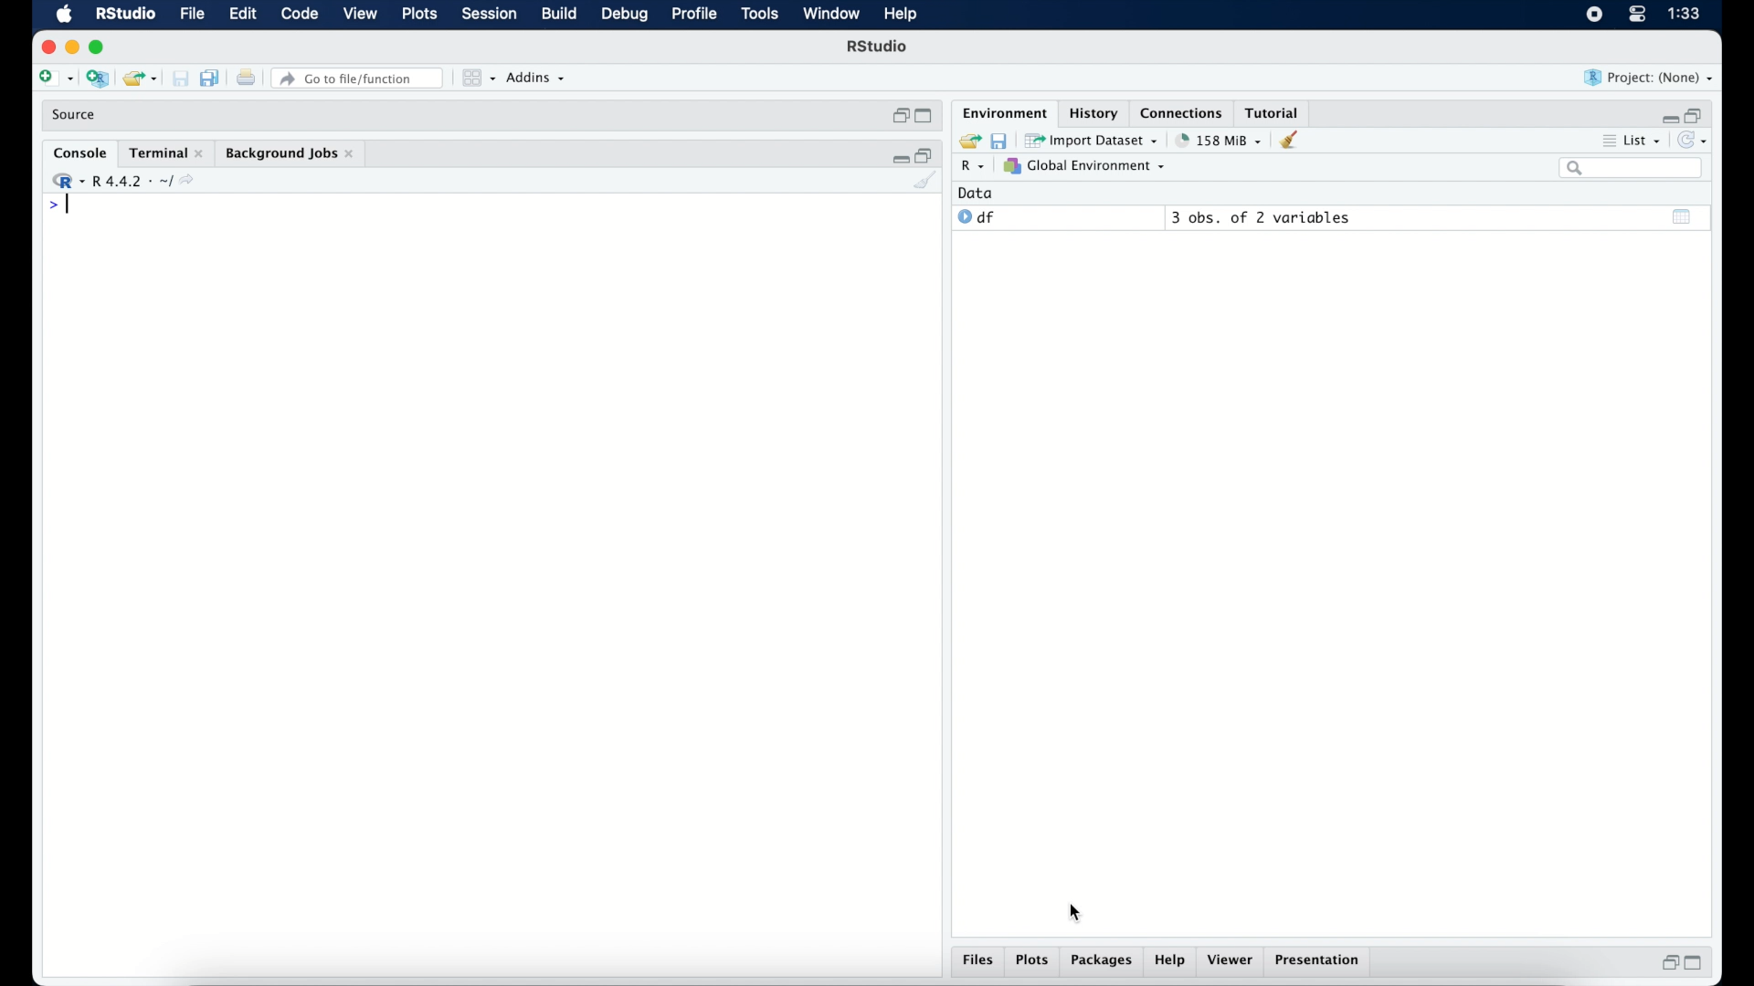  What do you see at coordinates (1293, 141) in the screenshot?
I see `clear console` at bounding box center [1293, 141].